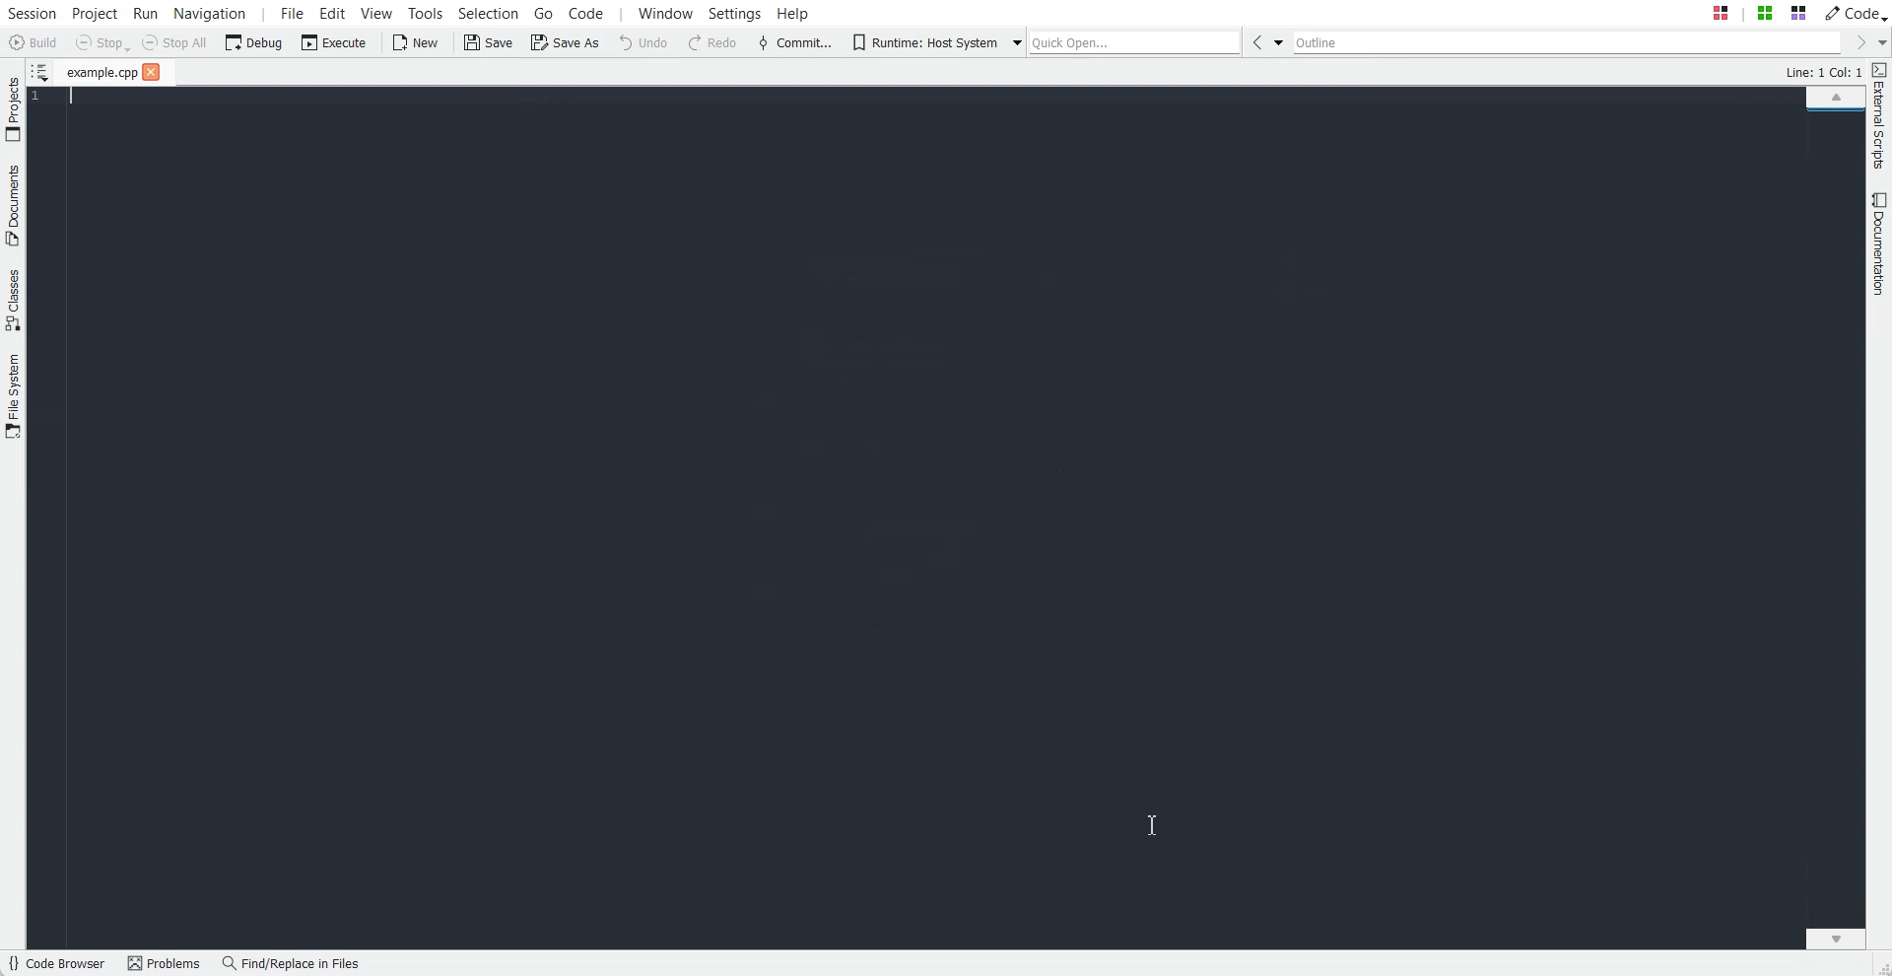 This screenshot has width=1892, height=976. What do you see at coordinates (59, 964) in the screenshot?
I see `Code Browser` at bounding box center [59, 964].